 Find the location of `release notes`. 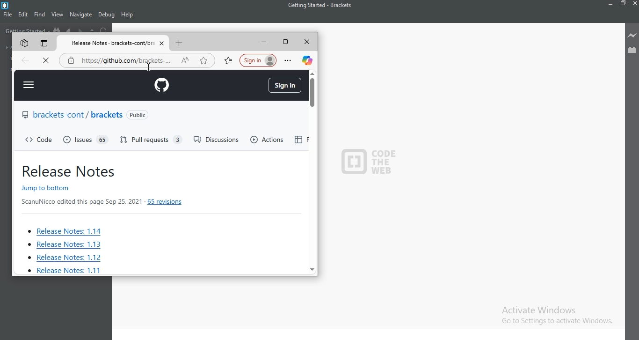

release notes is located at coordinates (71, 170).